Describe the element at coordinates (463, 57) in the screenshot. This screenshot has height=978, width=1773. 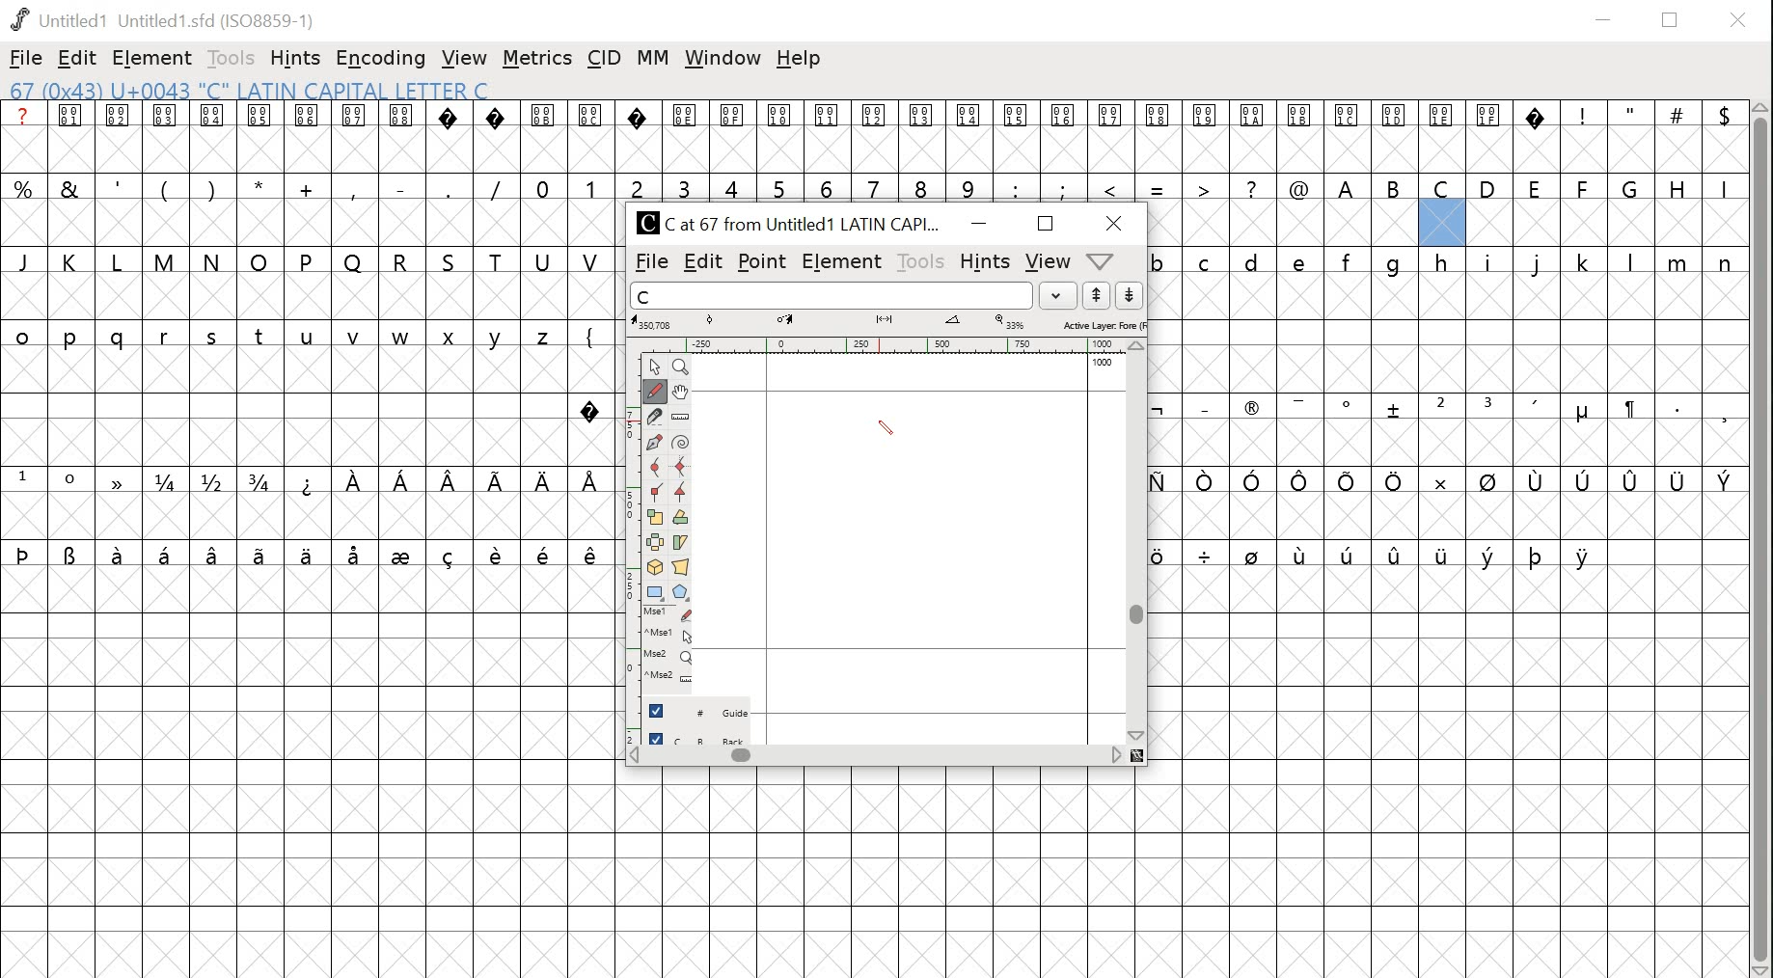
I see `view` at that location.